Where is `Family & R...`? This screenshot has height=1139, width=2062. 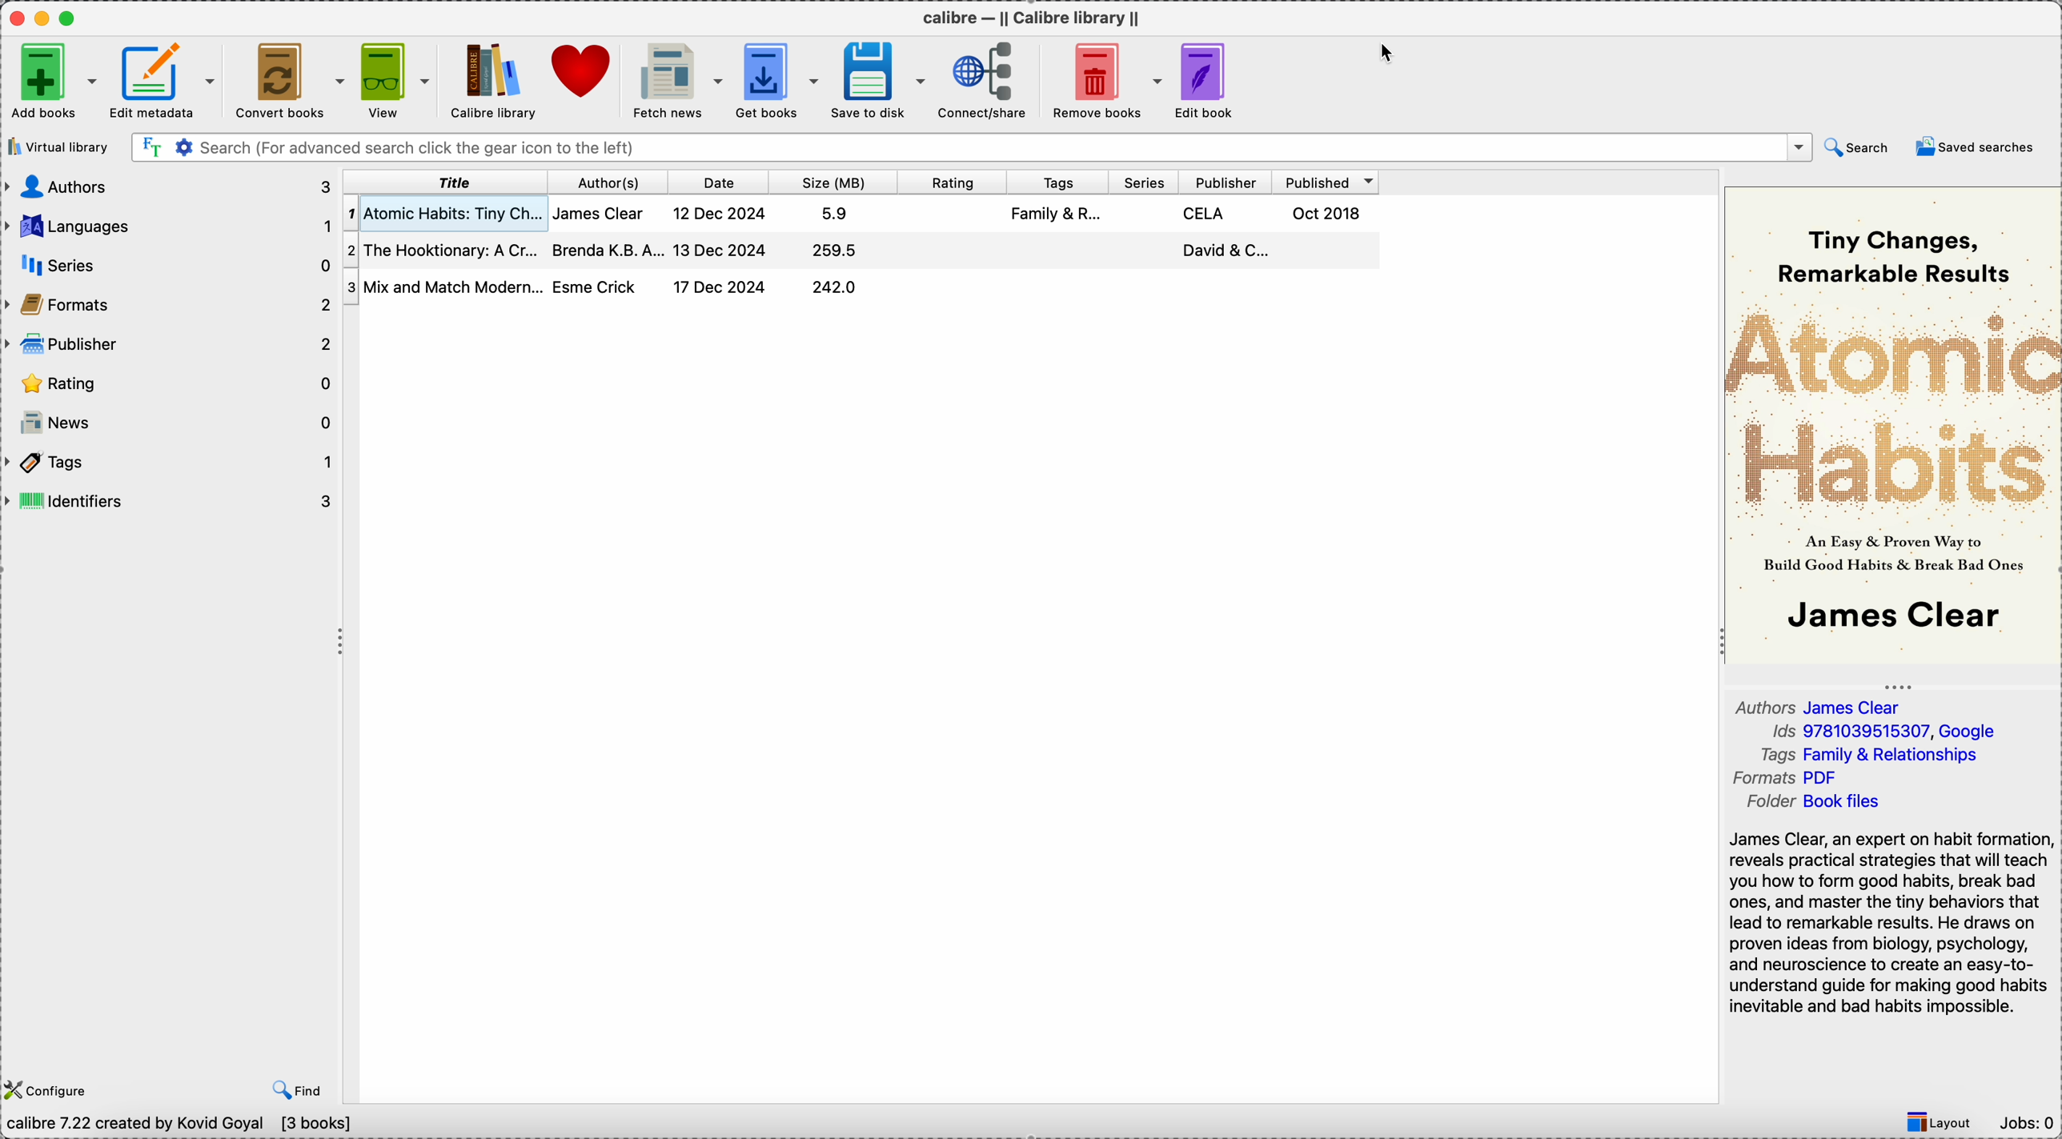 Family & R... is located at coordinates (1060, 216).